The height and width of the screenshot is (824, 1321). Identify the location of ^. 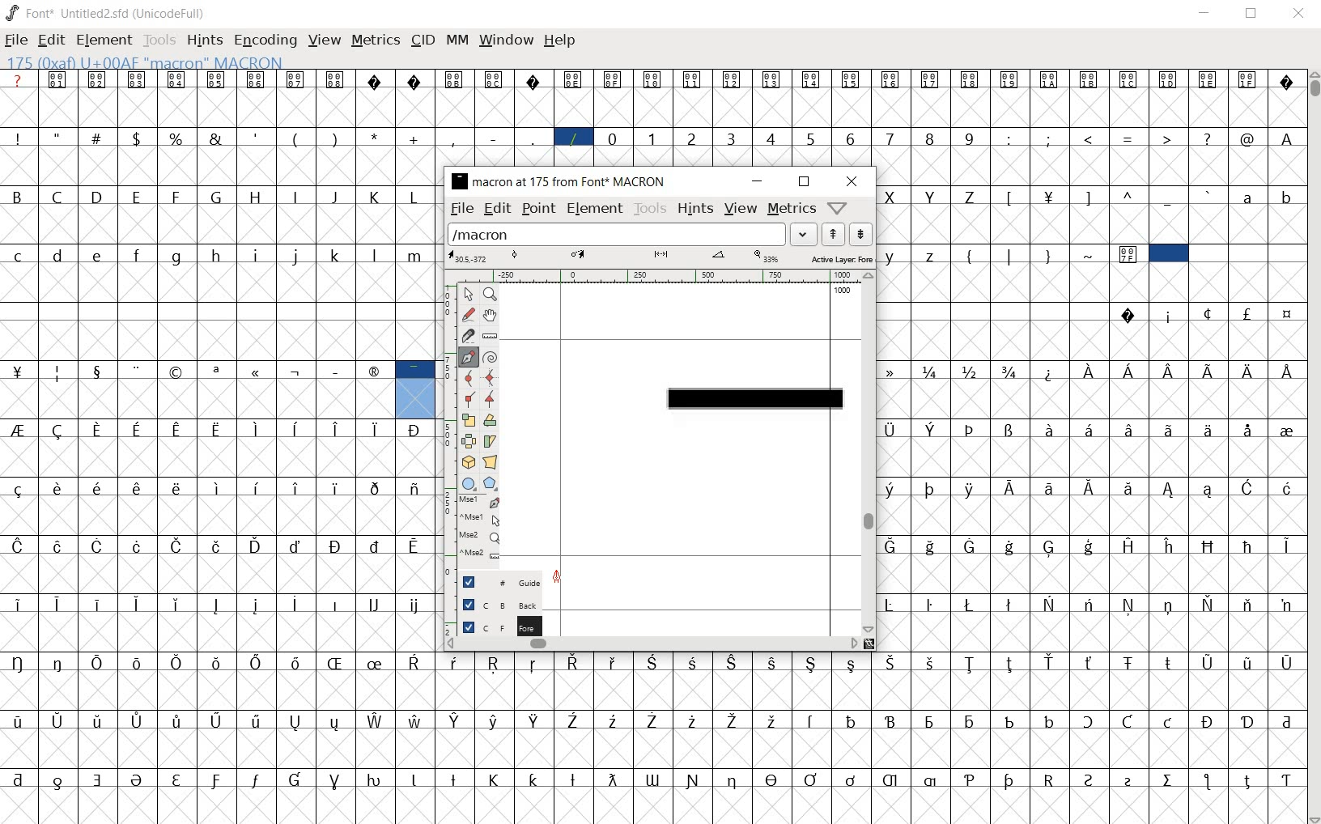
(1129, 196).